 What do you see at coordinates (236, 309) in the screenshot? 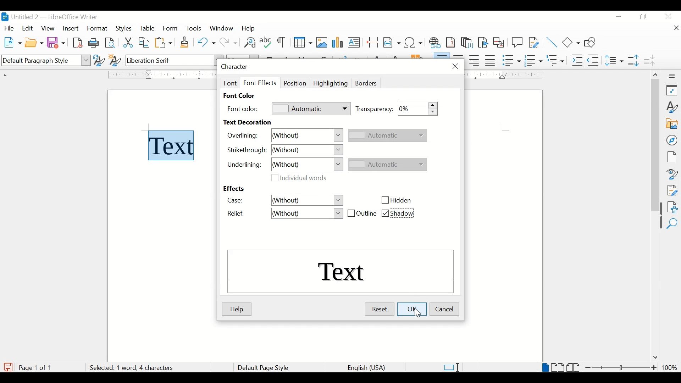
I see `help` at bounding box center [236, 309].